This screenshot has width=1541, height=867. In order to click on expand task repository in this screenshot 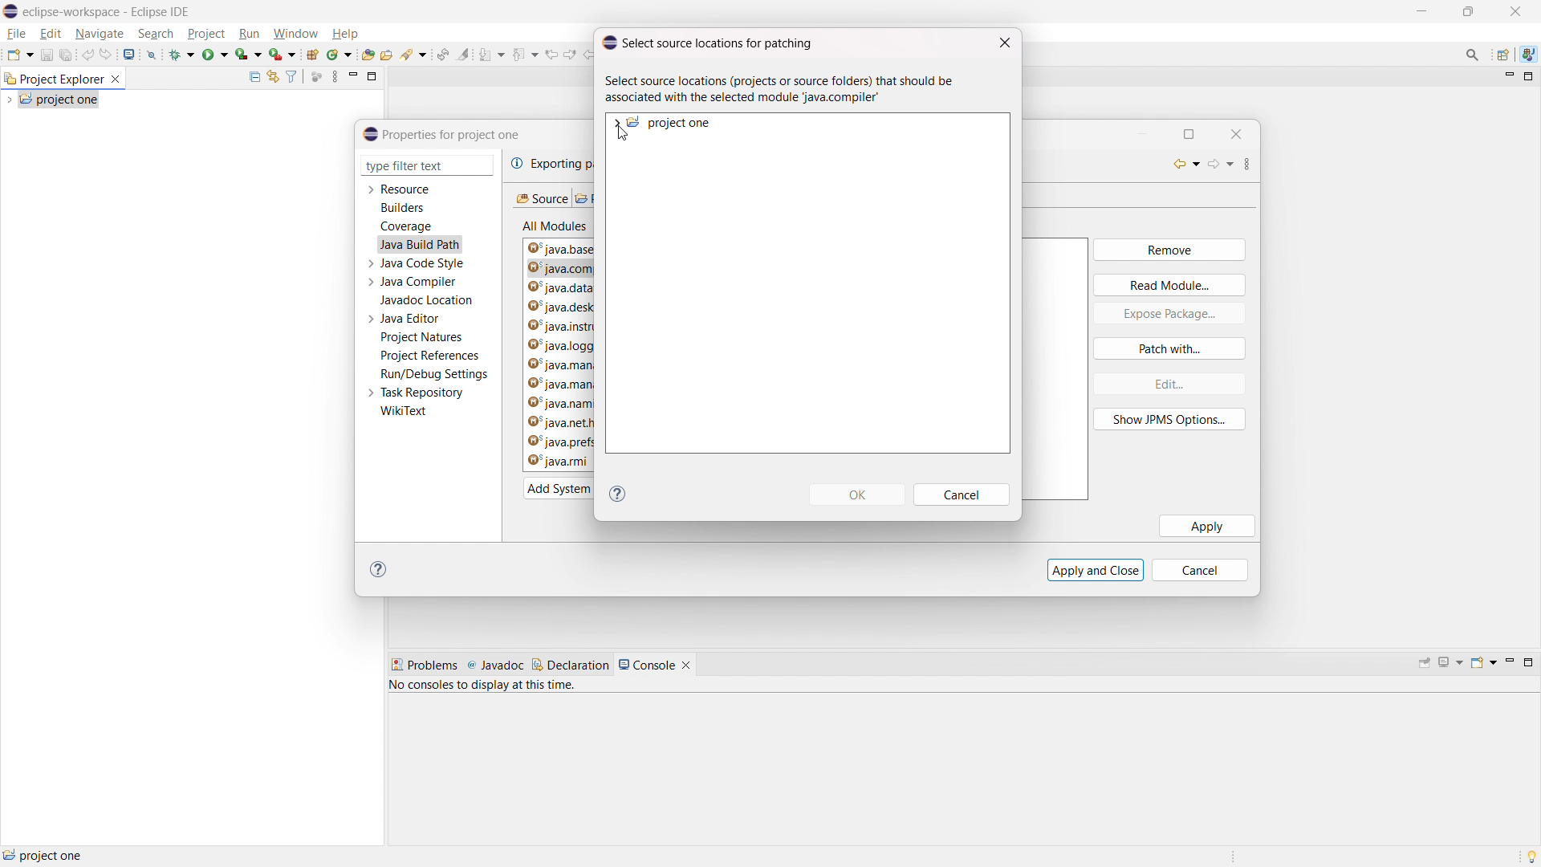, I will do `click(369, 394)`.